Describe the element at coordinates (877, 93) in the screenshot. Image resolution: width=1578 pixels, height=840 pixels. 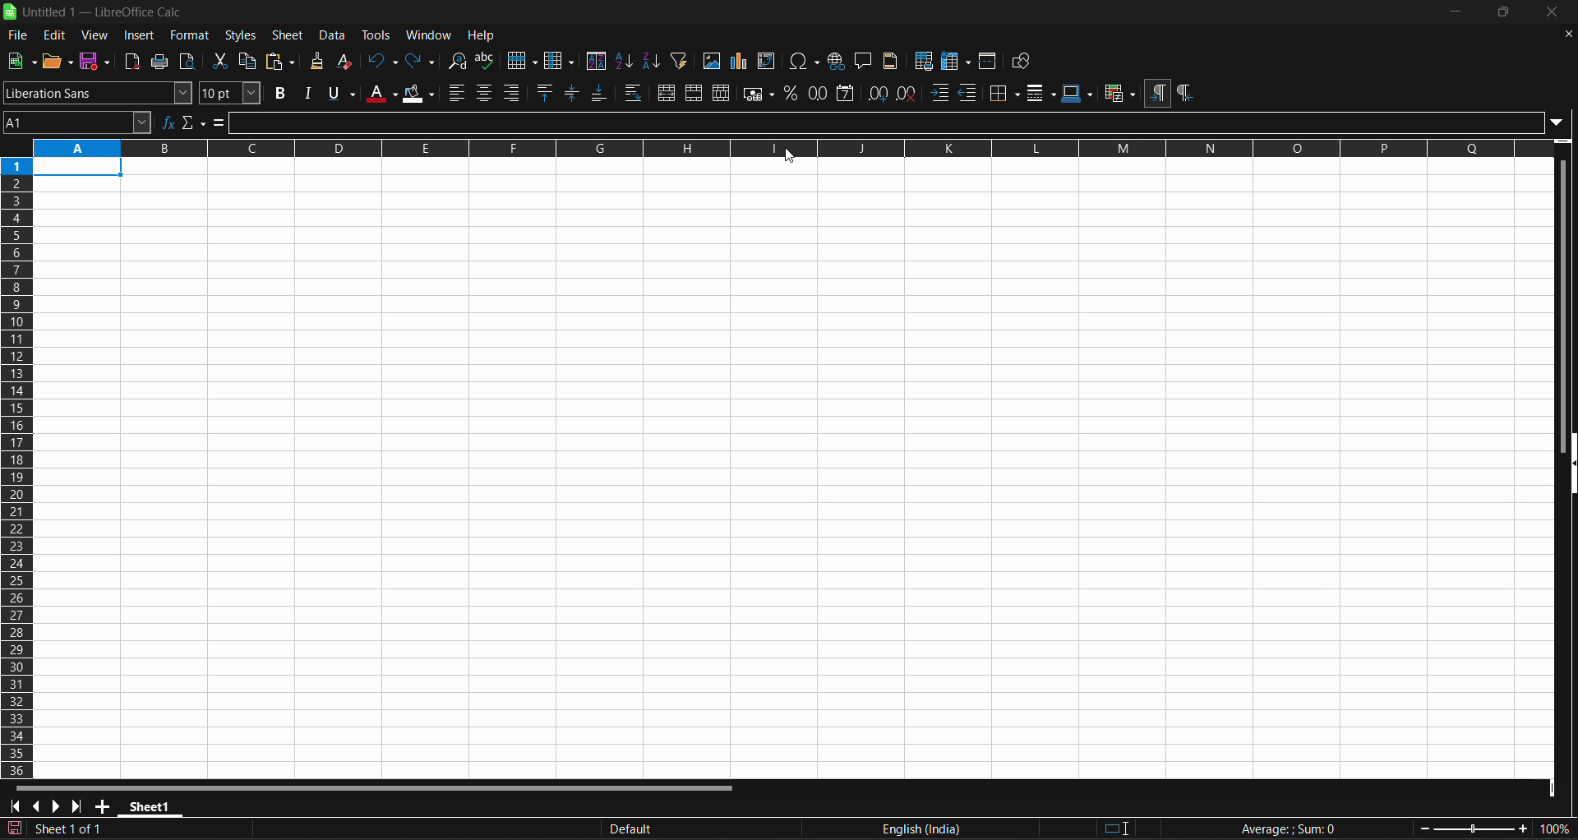
I see `add decimal place` at that location.